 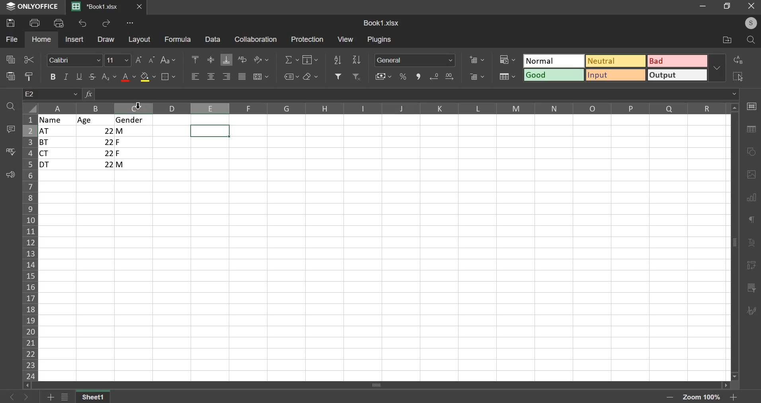 What do you see at coordinates (96, 142) in the screenshot?
I see `22` at bounding box center [96, 142].